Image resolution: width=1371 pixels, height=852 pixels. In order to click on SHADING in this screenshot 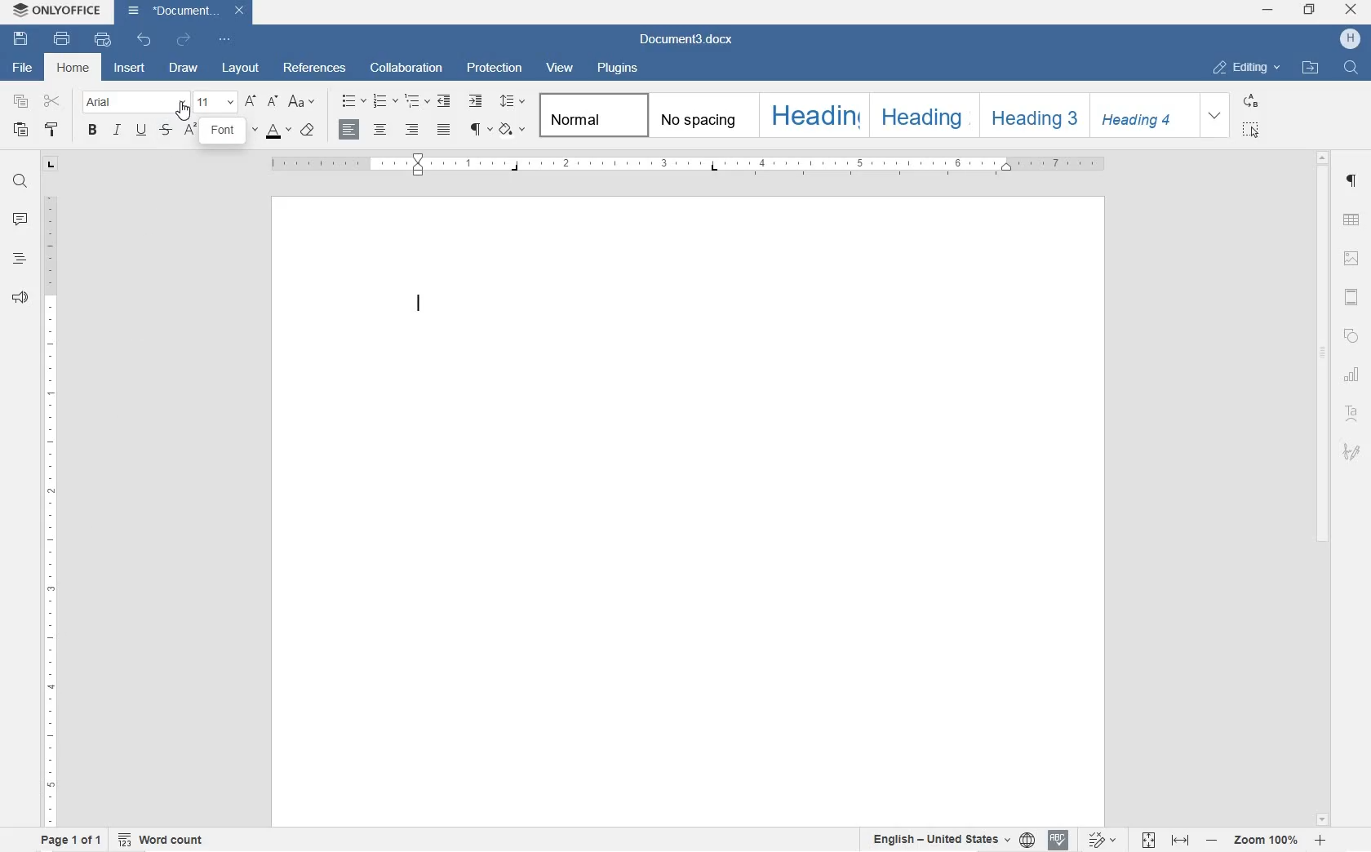, I will do `click(513, 129)`.